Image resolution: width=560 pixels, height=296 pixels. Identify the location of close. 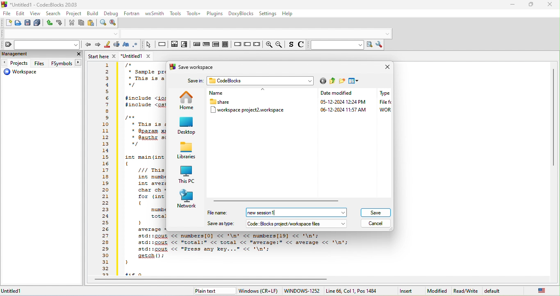
(77, 54).